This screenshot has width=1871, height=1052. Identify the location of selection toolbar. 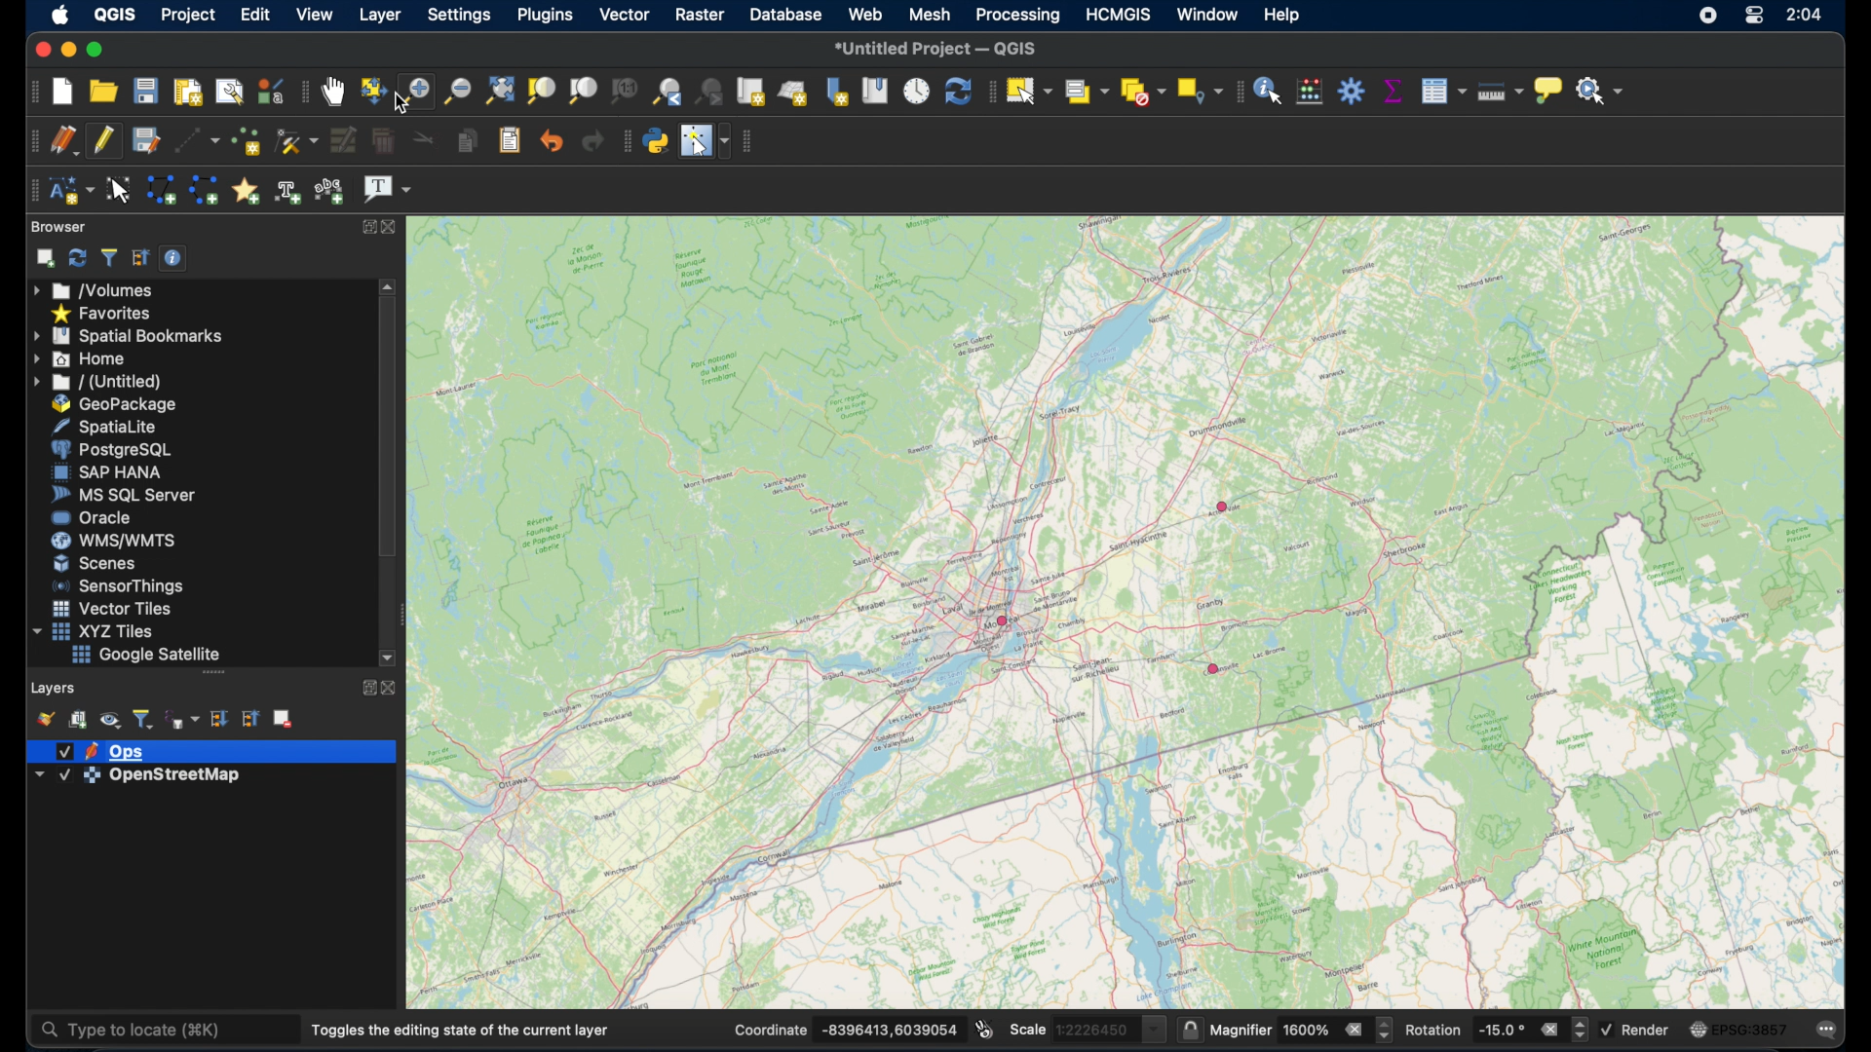
(989, 92).